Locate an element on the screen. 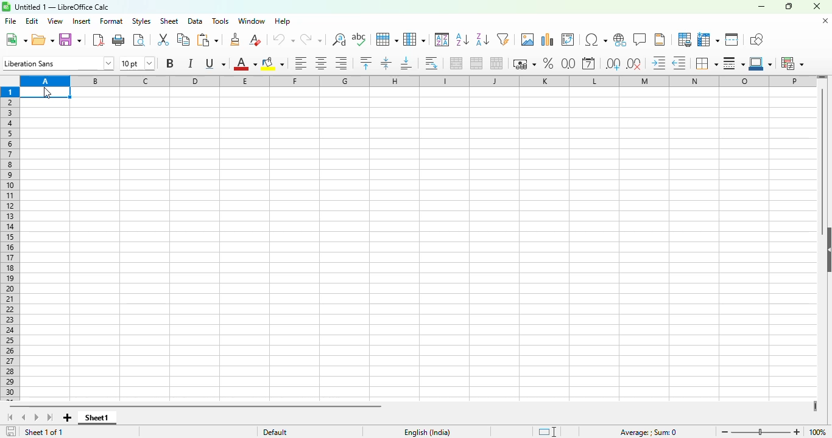 The image size is (832, 438). view is located at coordinates (55, 21).